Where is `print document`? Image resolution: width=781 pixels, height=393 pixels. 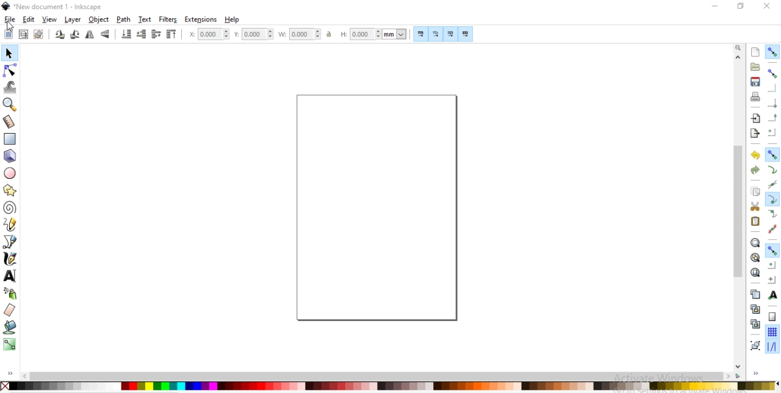
print document is located at coordinates (754, 96).